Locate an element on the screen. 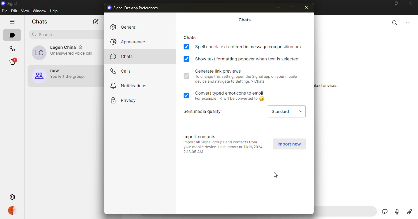 This screenshot has height=219, width=418. chats is located at coordinates (12, 35).